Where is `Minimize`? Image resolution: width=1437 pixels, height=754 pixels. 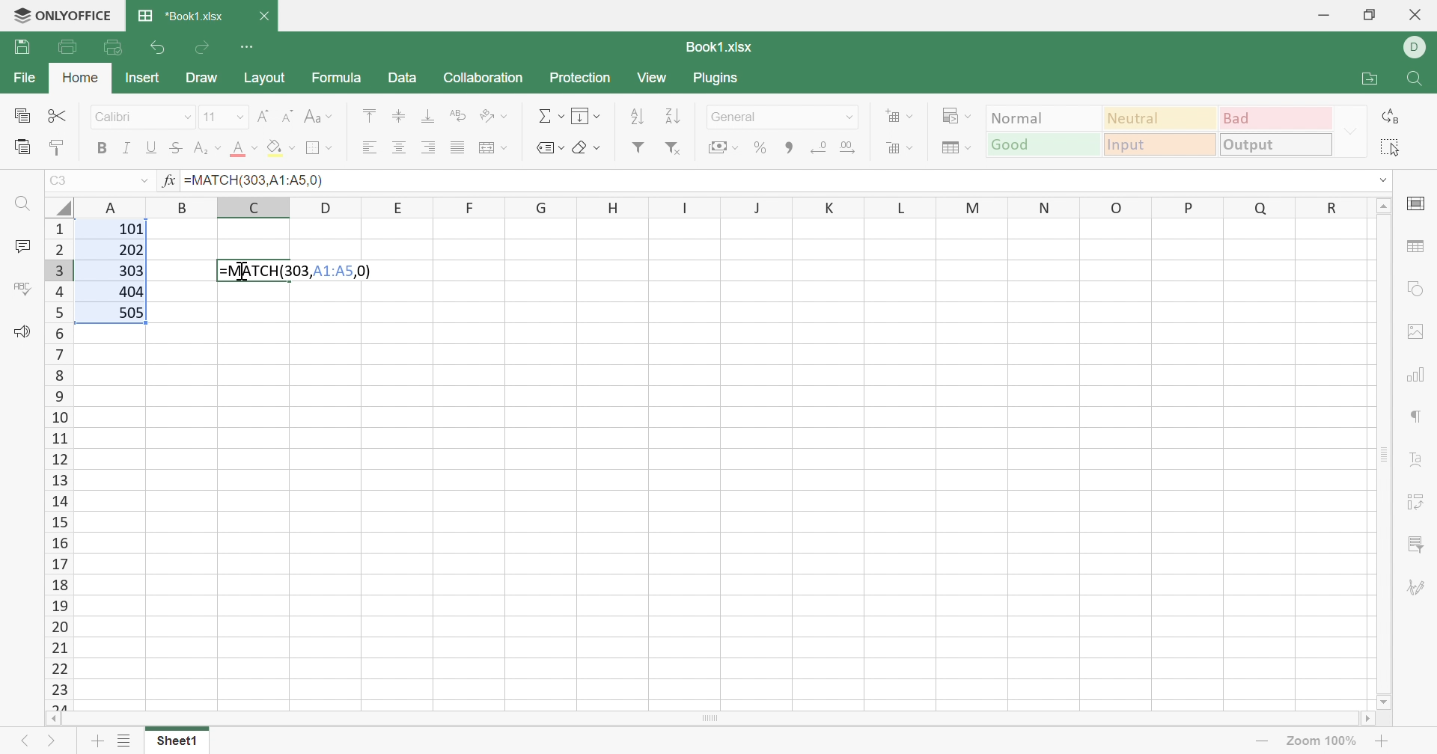 Minimize is located at coordinates (1325, 12).